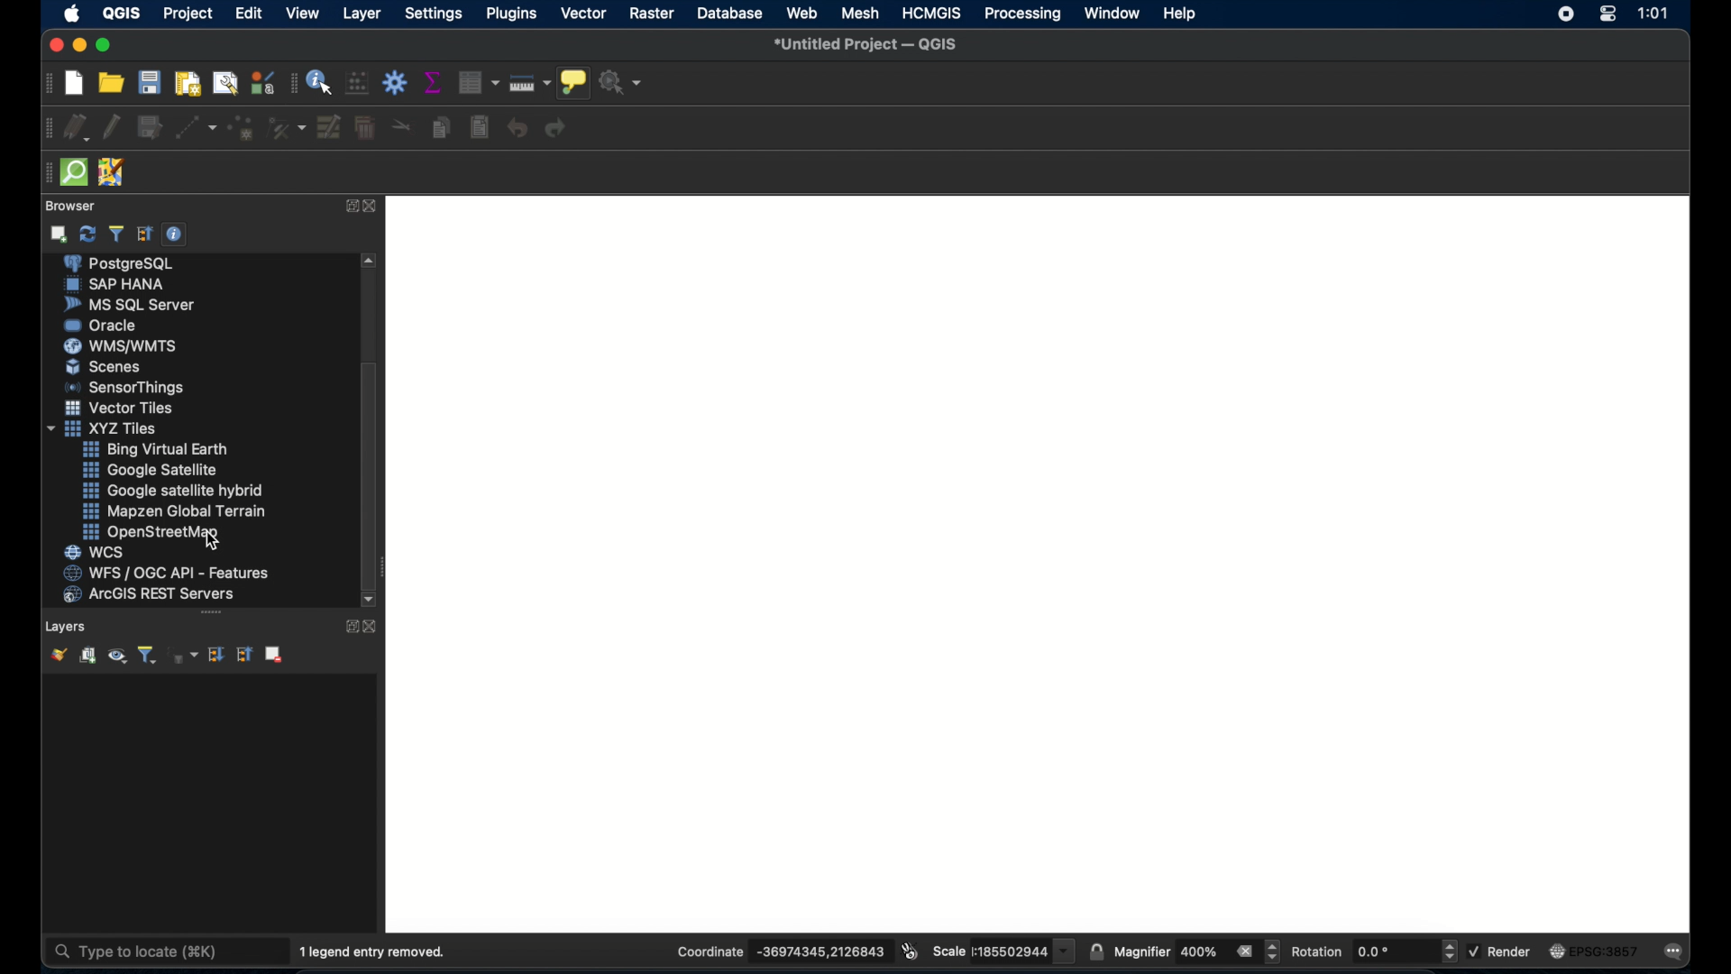 This screenshot has width=1731, height=974. What do you see at coordinates (145, 234) in the screenshot?
I see `collapse all` at bounding box center [145, 234].